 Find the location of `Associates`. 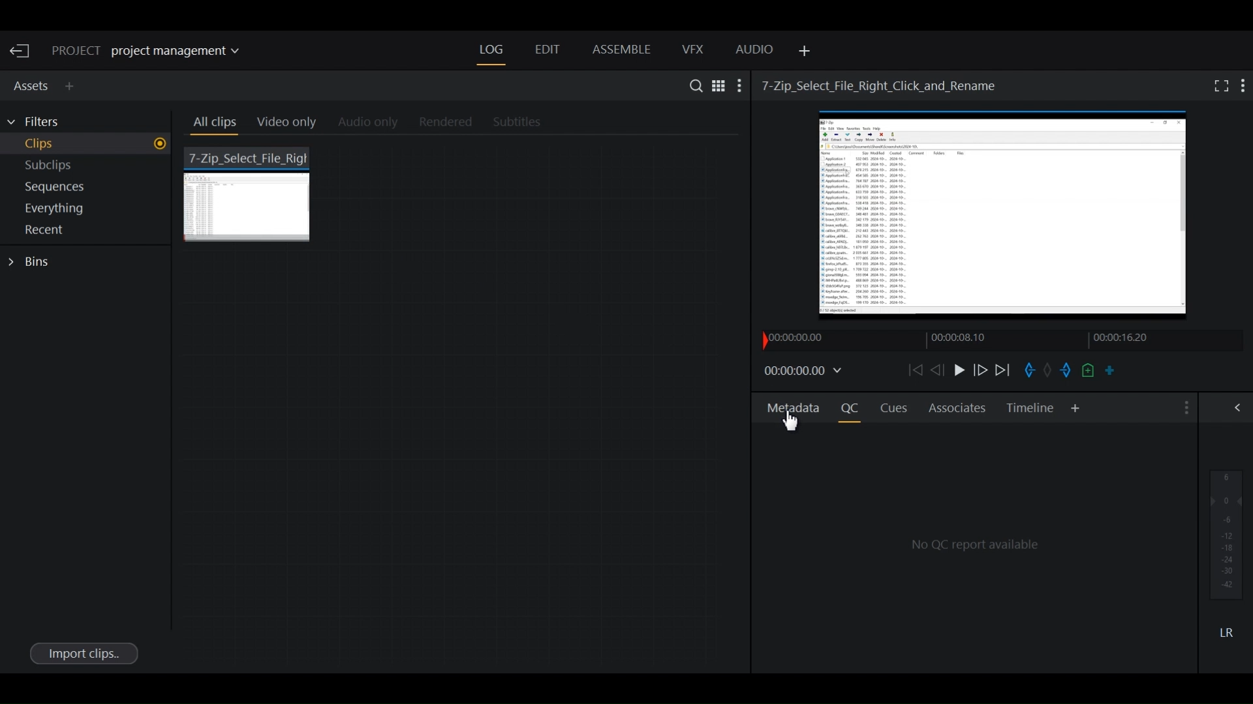

Associates is located at coordinates (957, 407).